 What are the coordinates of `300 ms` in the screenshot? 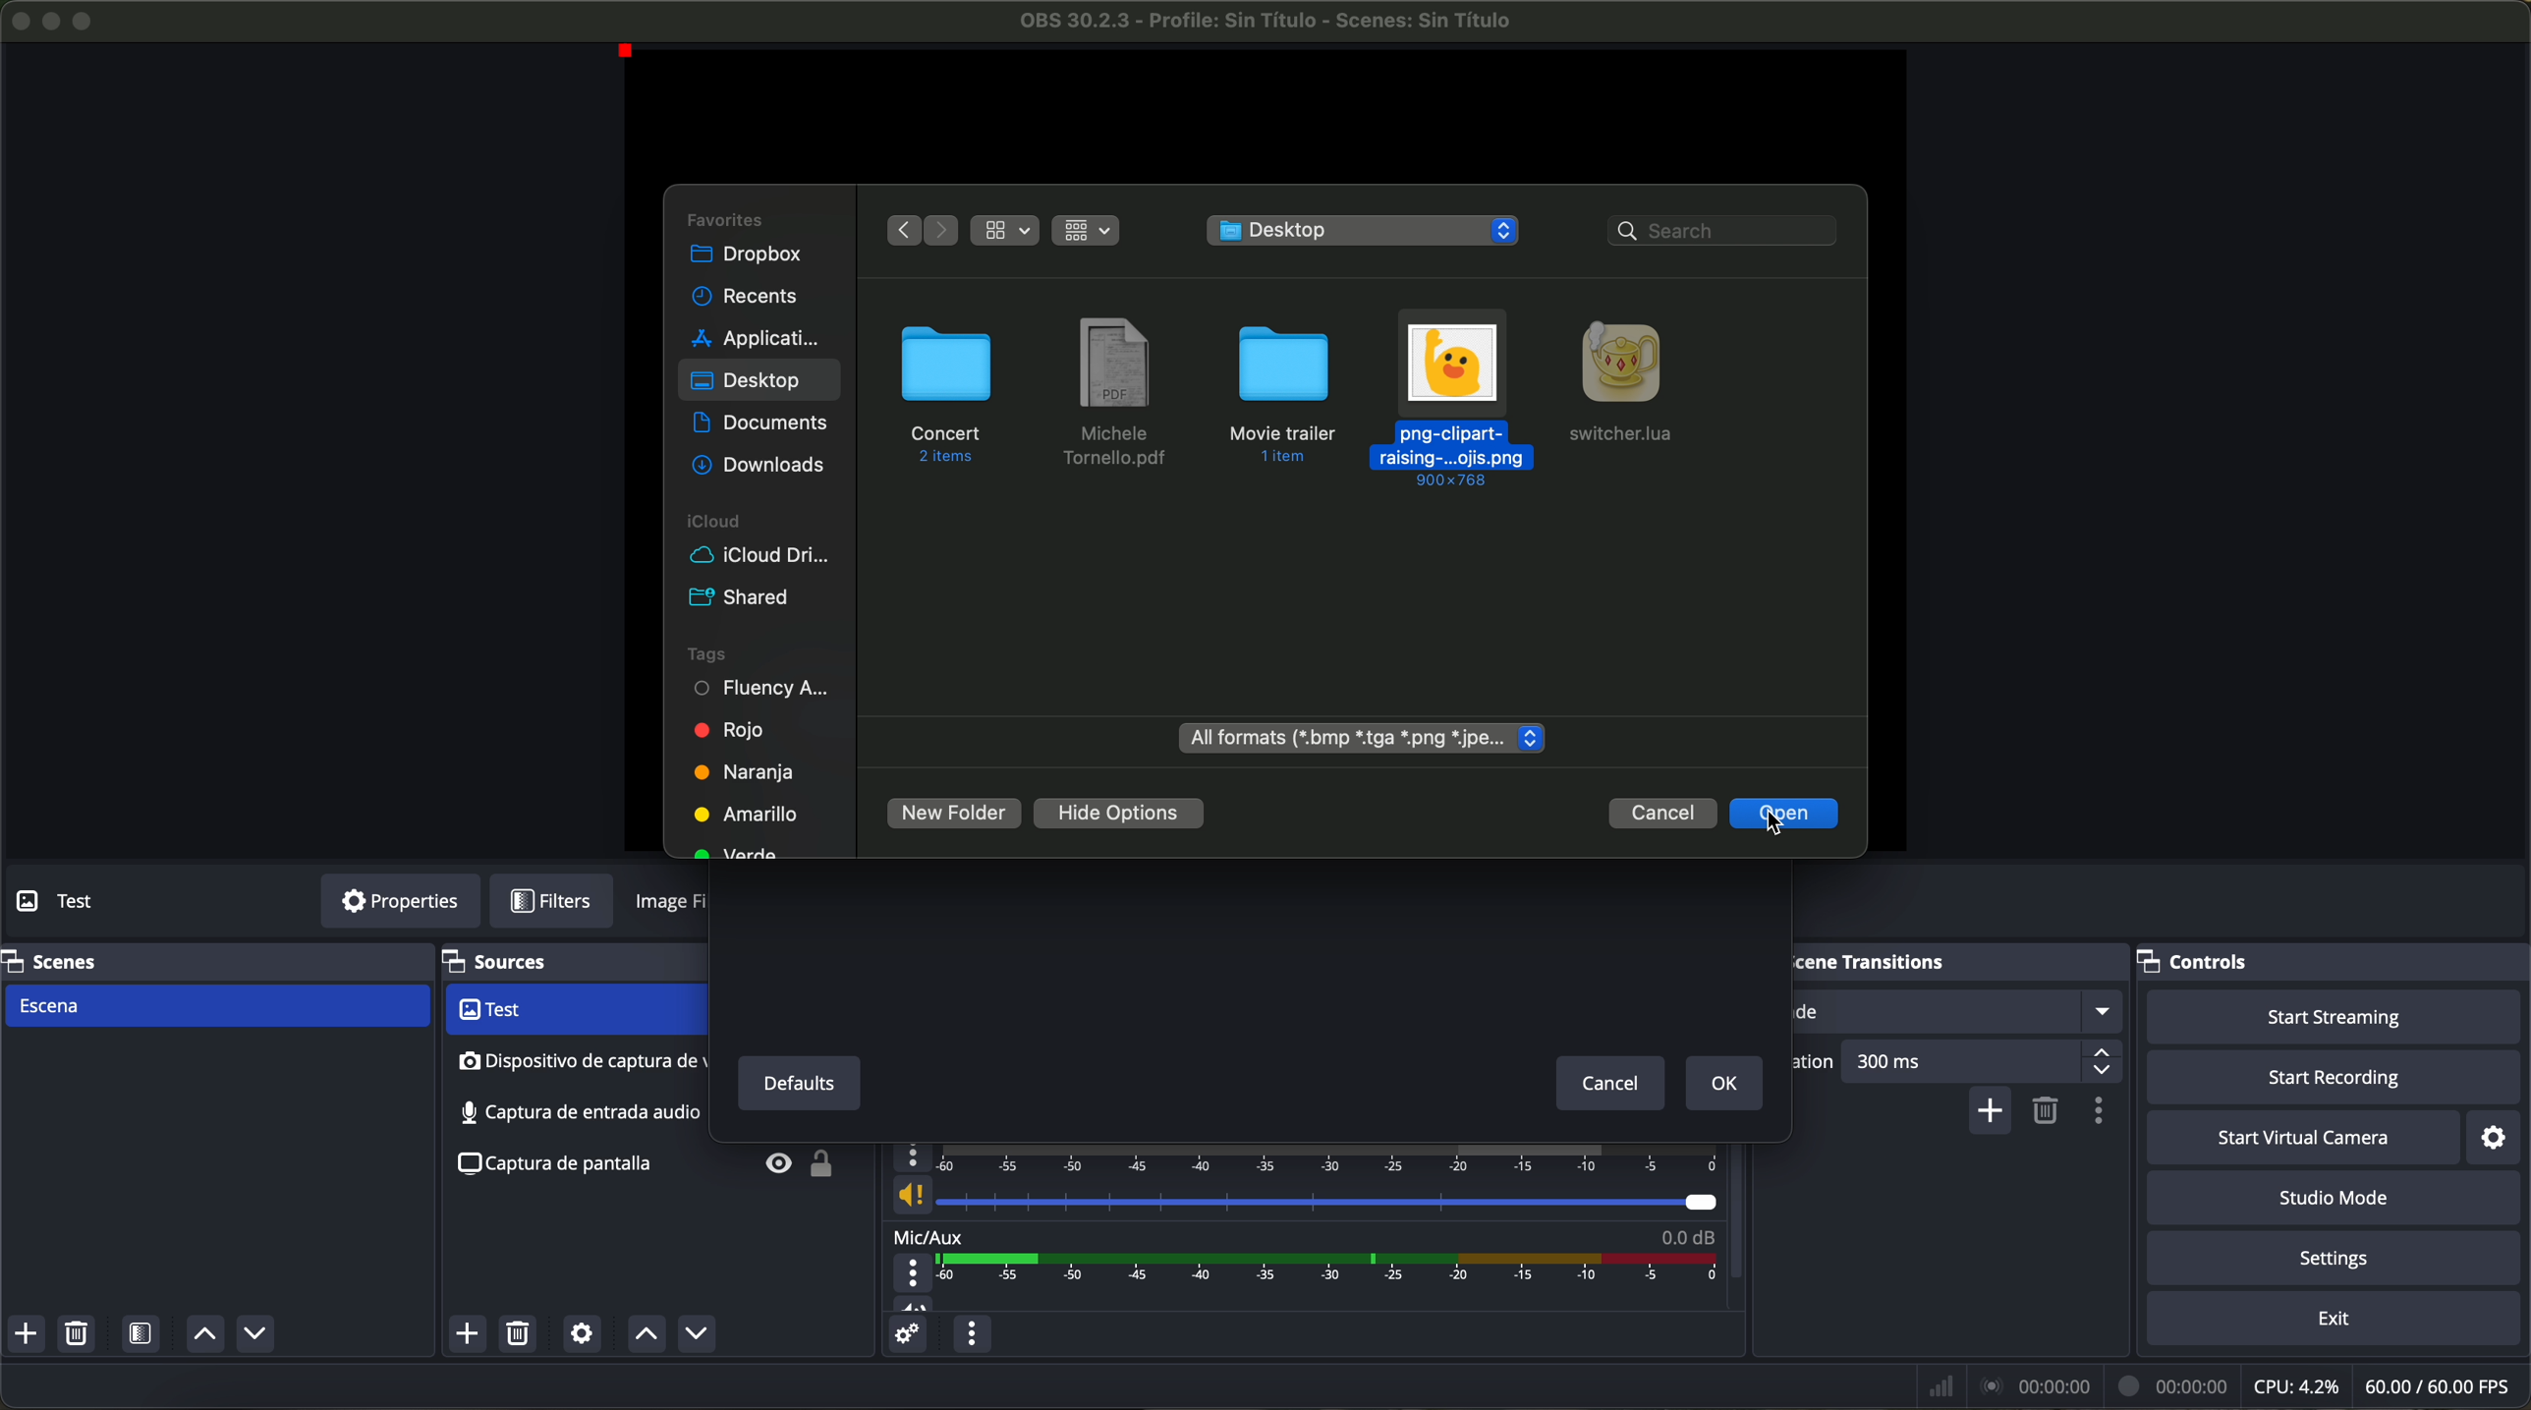 It's located at (1984, 1061).